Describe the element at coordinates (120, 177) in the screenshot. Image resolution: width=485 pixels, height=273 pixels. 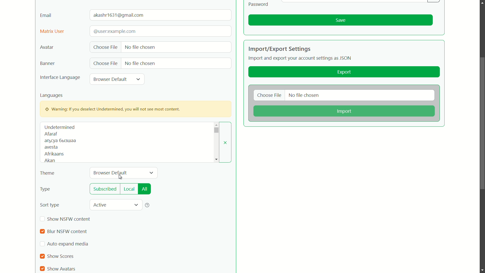
I see `cursor` at that location.